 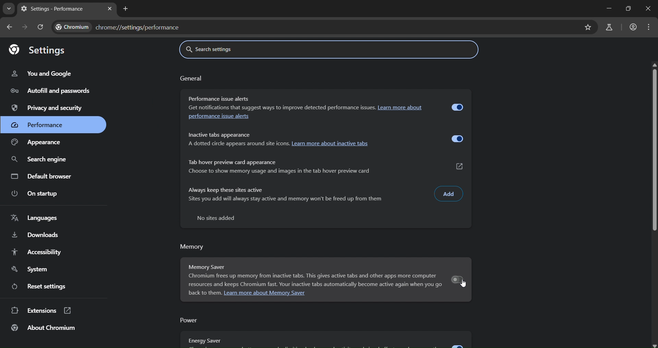 What do you see at coordinates (187, 320) in the screenshot?
I see `power` at bounding box center [187, 320].